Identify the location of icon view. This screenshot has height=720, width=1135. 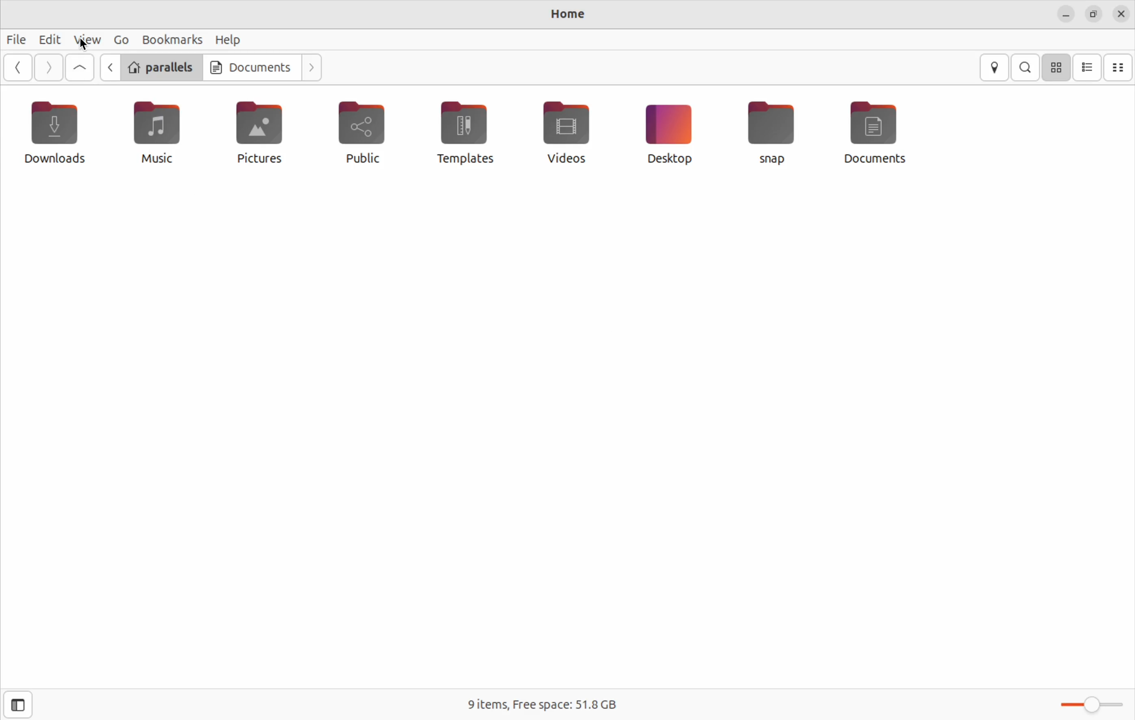
(1088, 67).